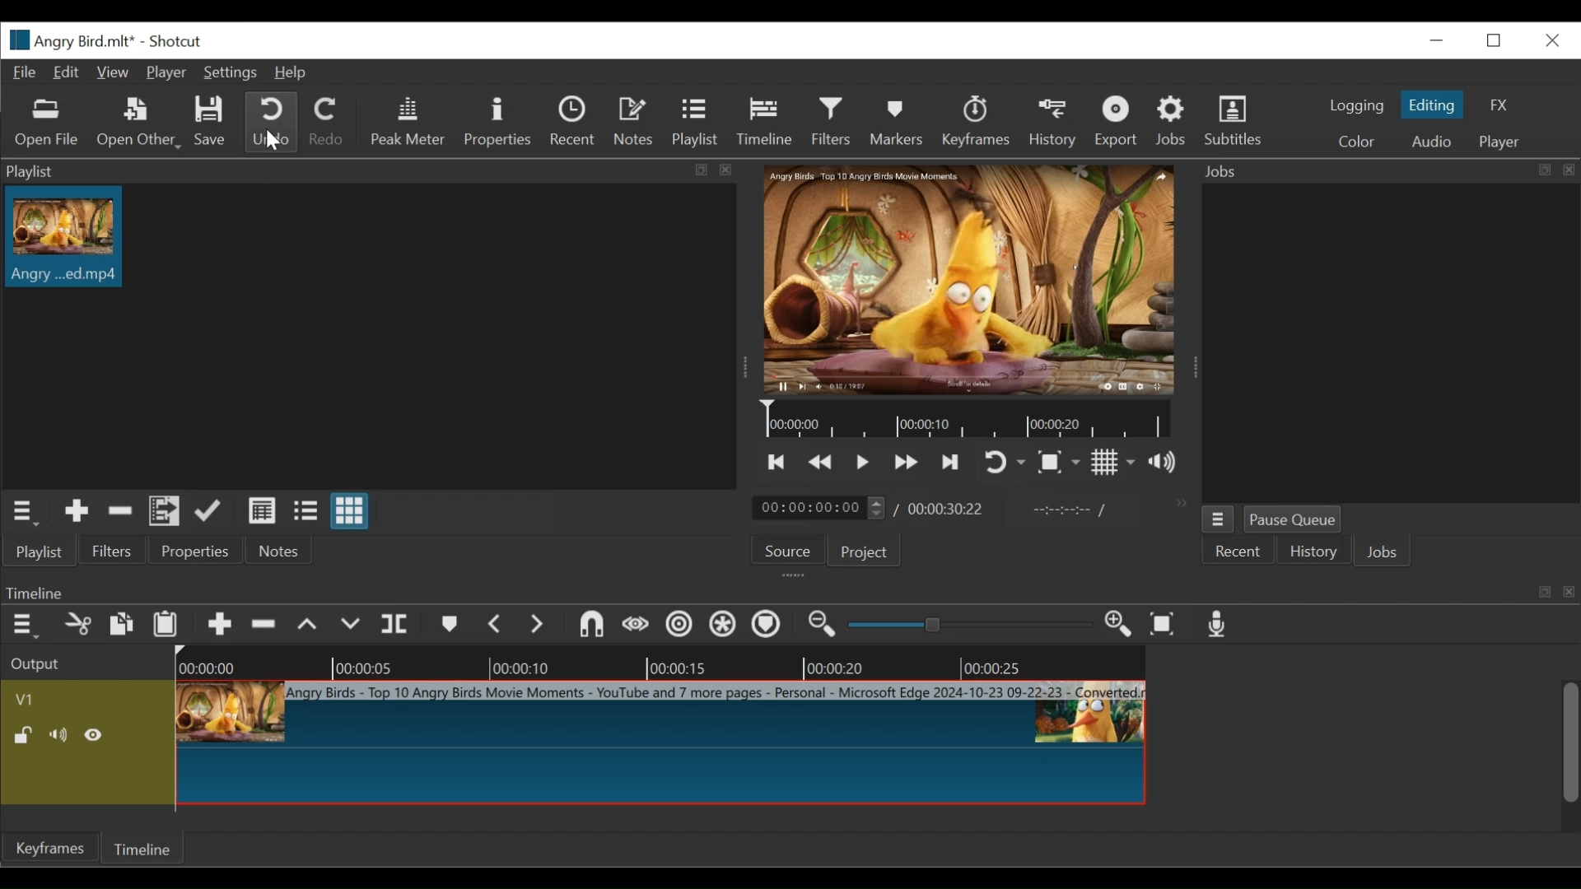 This screenshot has width=1581, height=889. I want to click on Show volume control, so click(1160, 460).